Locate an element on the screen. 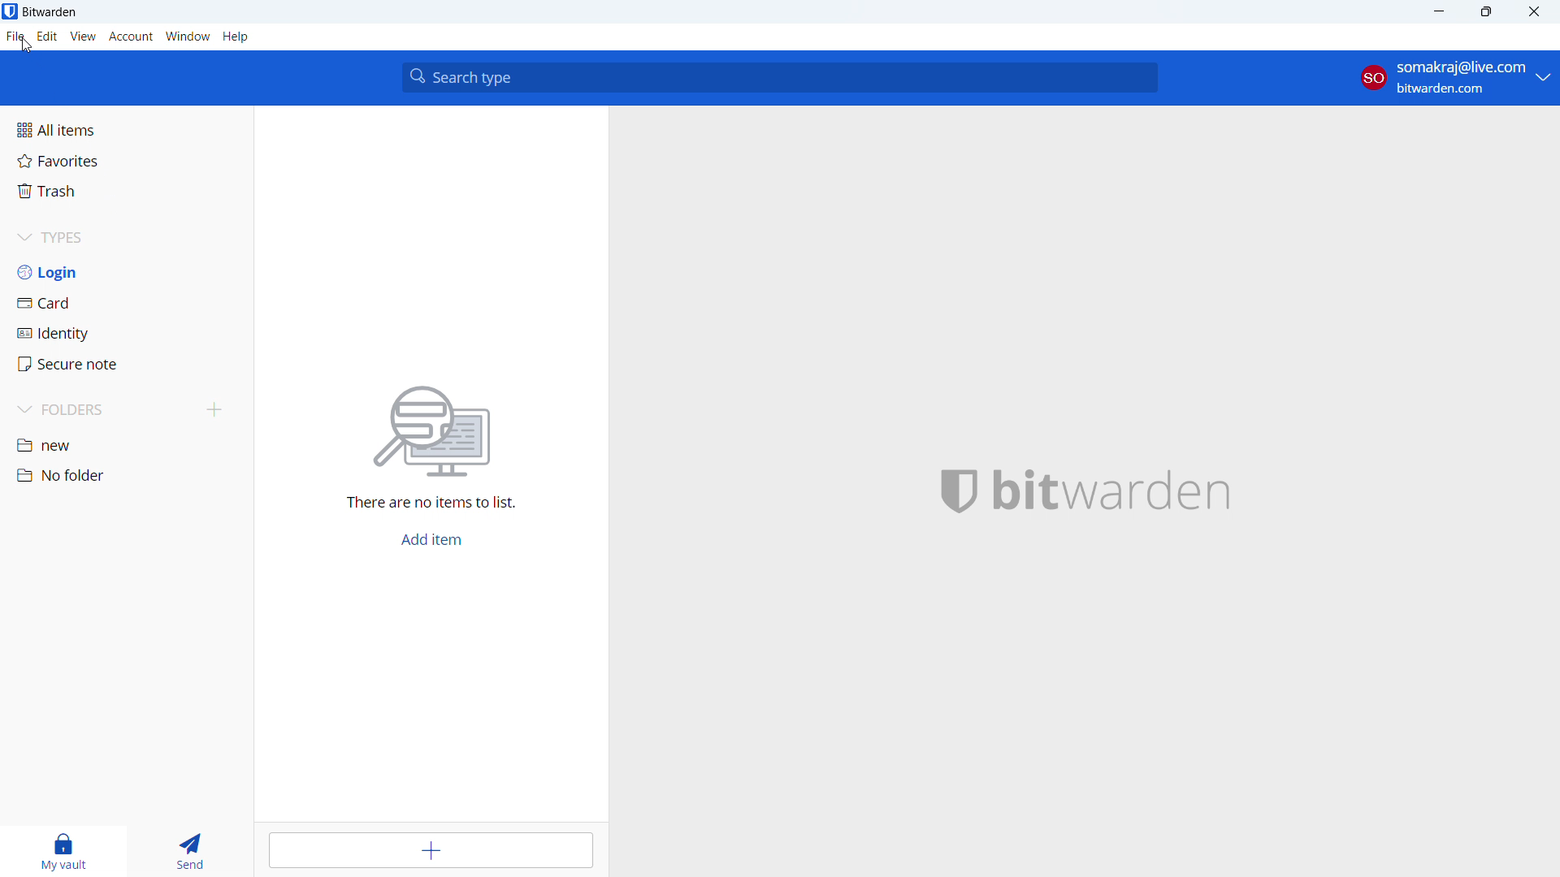 This screenshot has height=877, width=1560. minimize is located at coordinates (1438, 12).